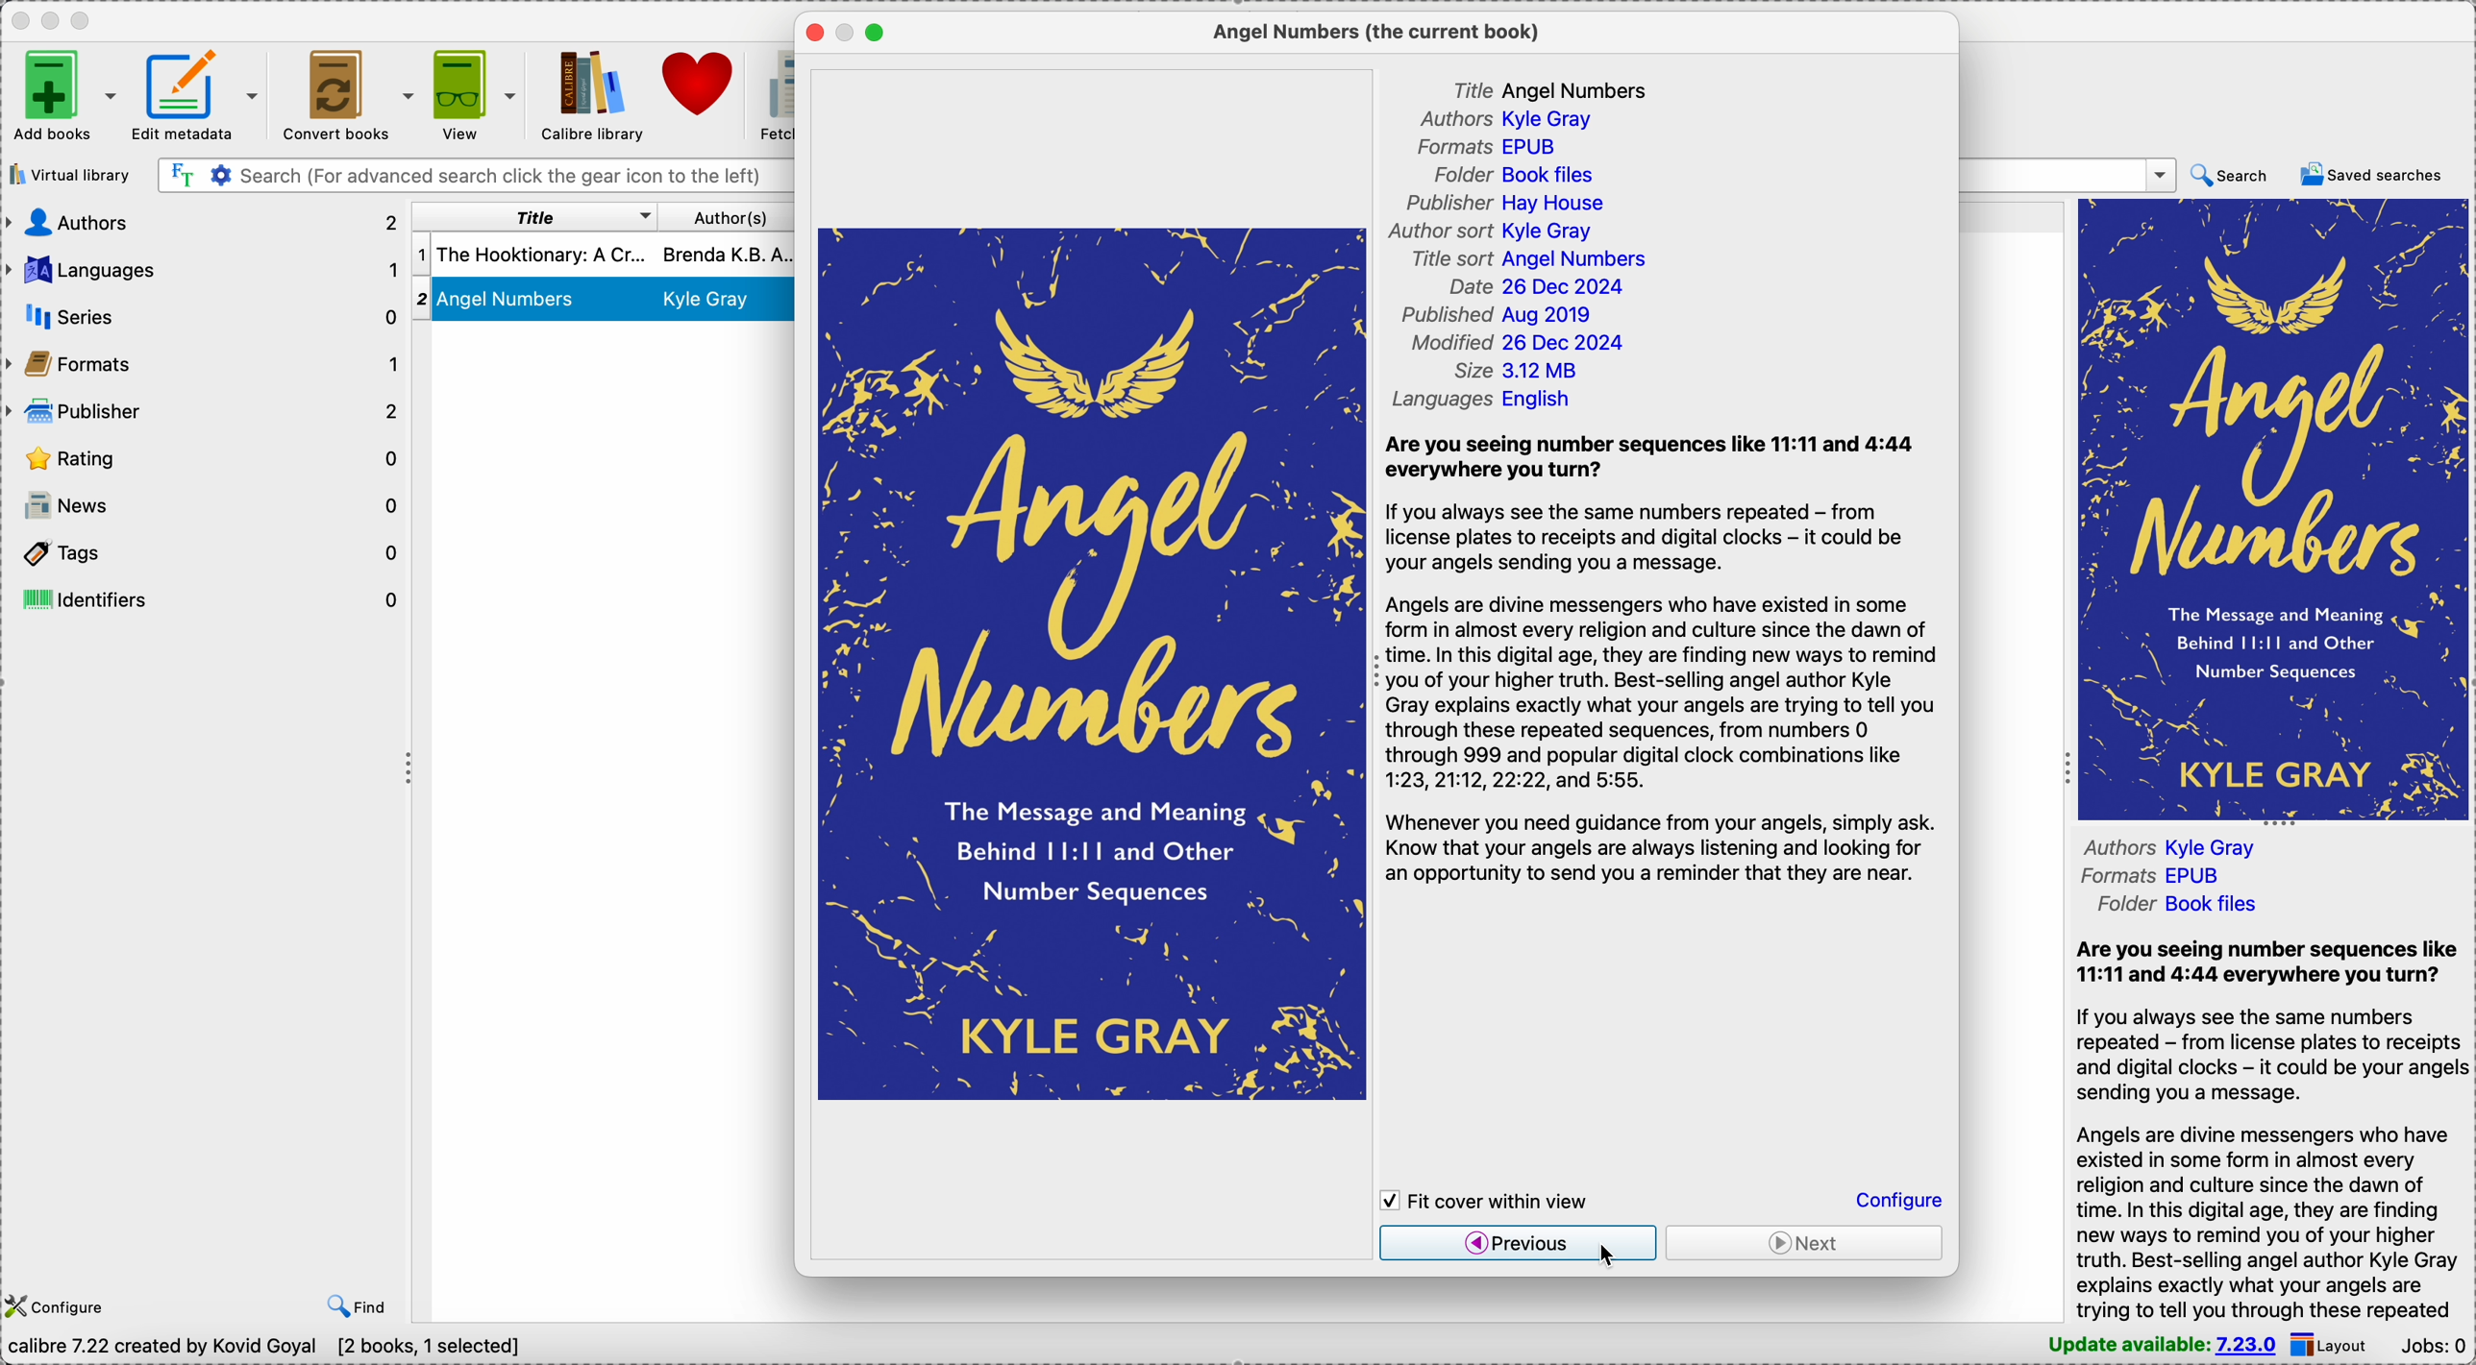  What do you see at coordinates (1498, 147) in the screenshot?
I see `formats` at bounding box center [1498, 147].